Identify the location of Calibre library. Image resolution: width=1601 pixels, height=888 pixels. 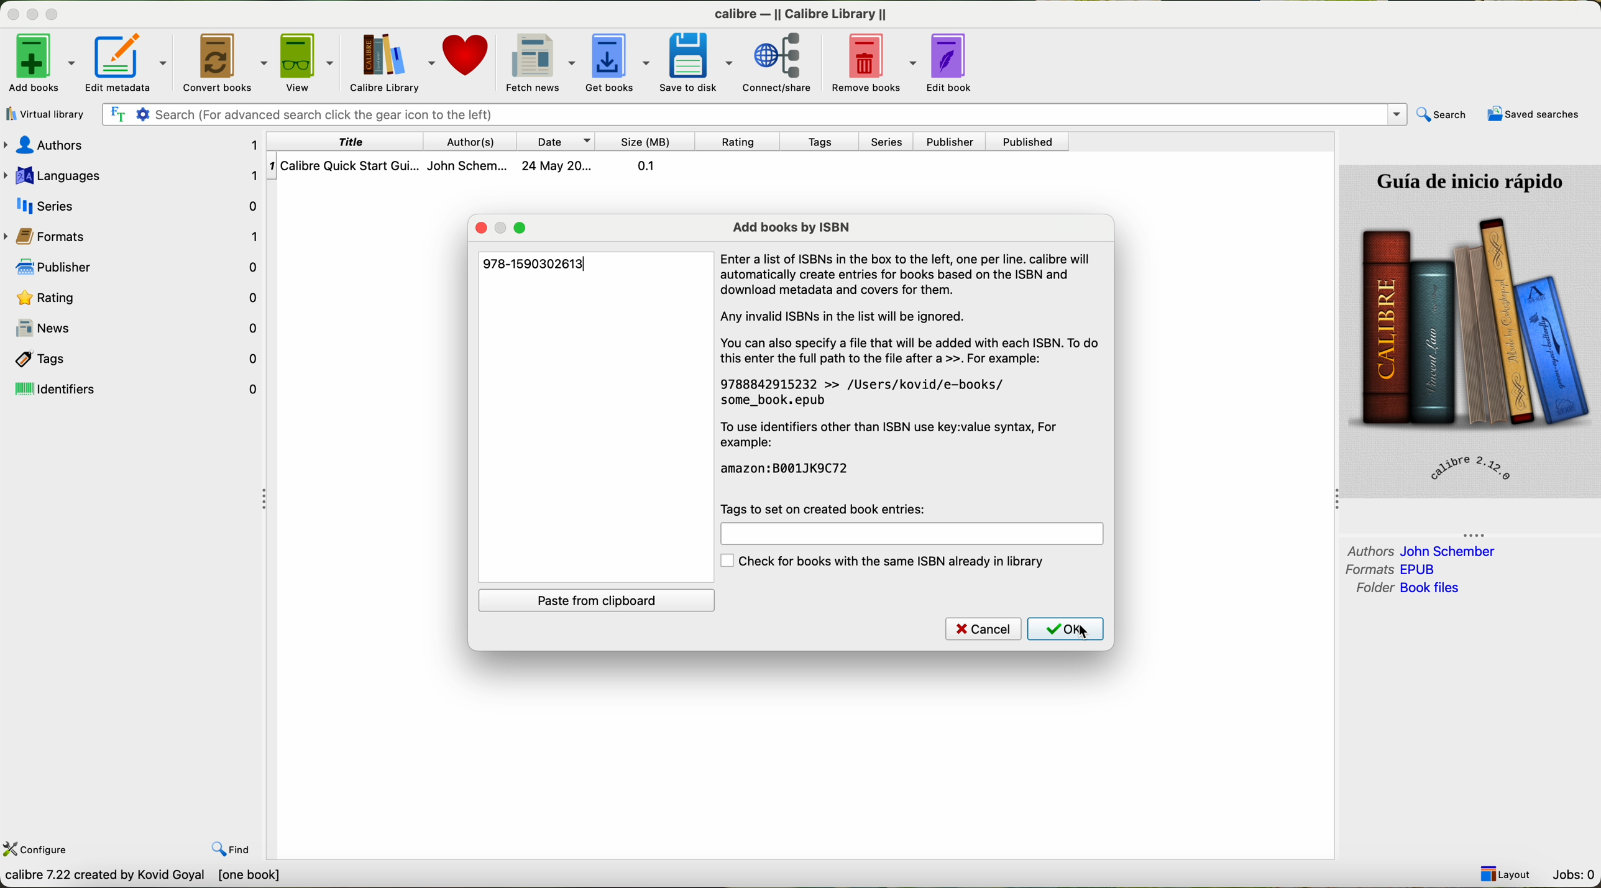
(393, 60).